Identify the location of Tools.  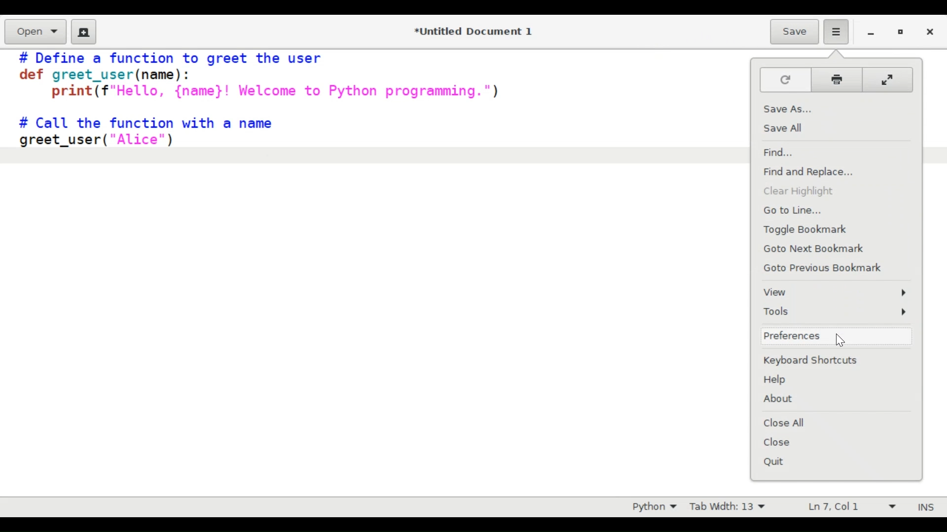
(834, 311).